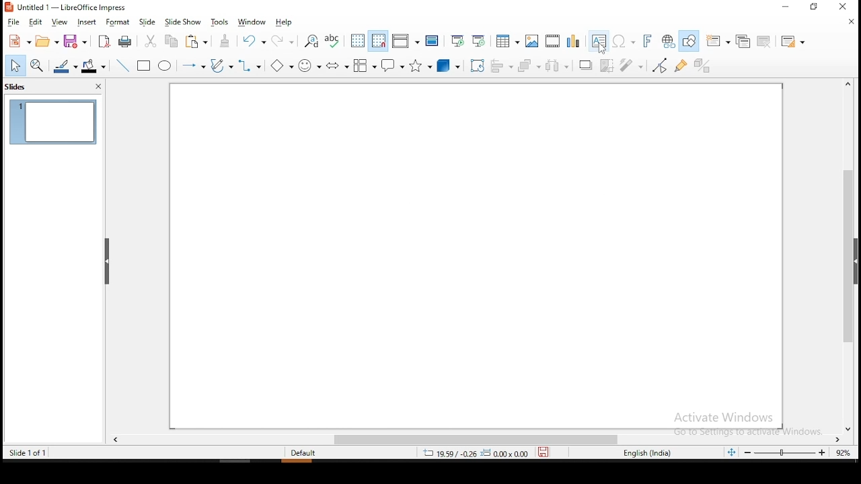  Describe the element at coordinates (166, 66) in the screenshot. I see `ellipse` at that location.